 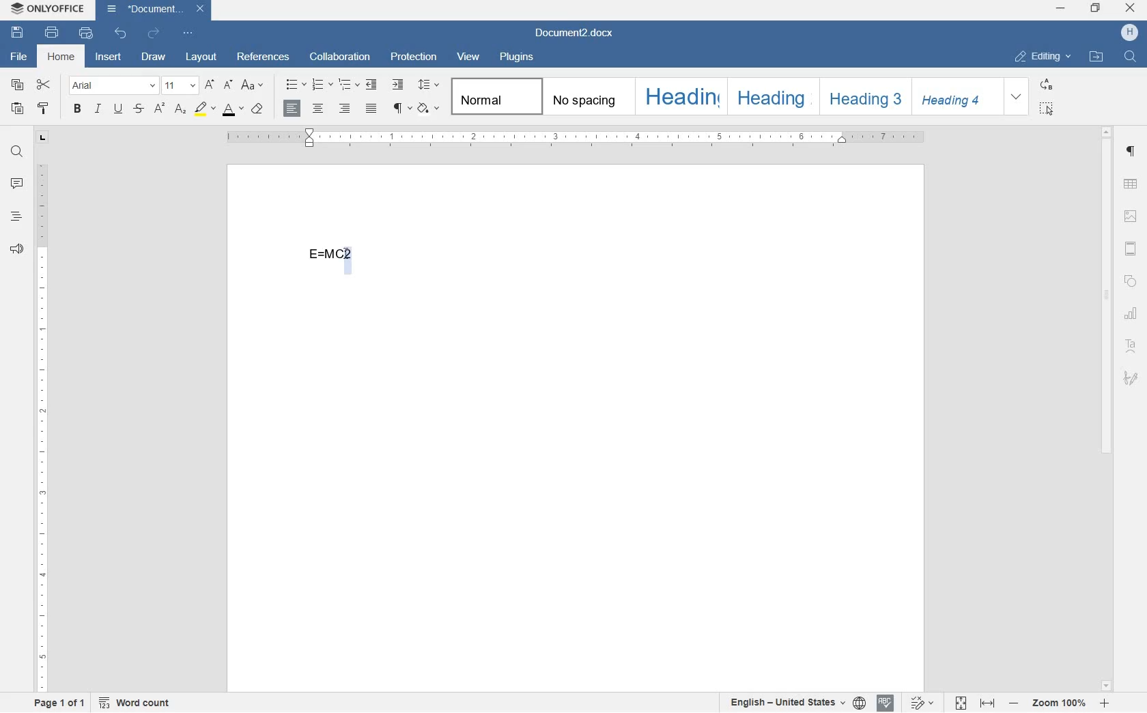 What do you see at coordinates (16, 184) in the screenshot?
I see `comments` at bounding box center [16, 184].